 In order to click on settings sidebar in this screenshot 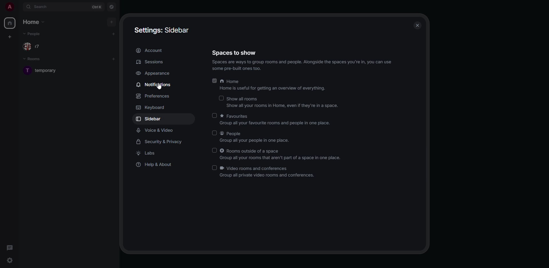, I will do `click(163, 30)`.